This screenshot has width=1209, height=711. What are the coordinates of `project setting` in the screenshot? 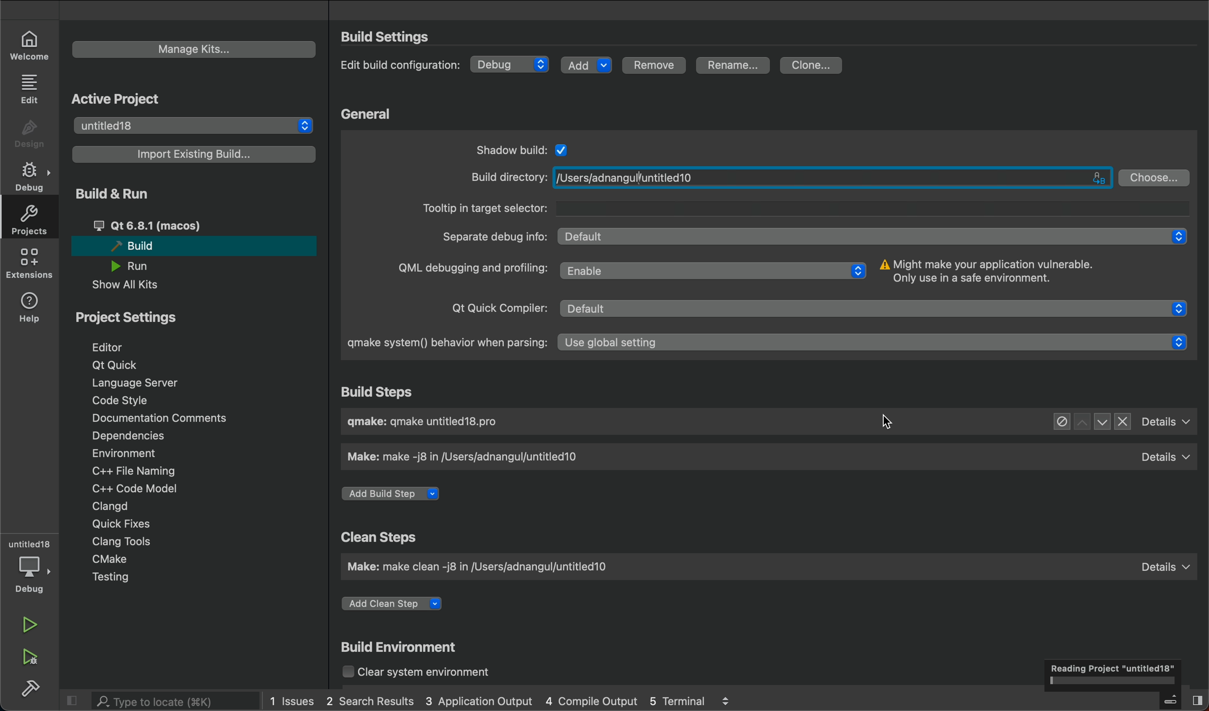 It's located at (128, 319).